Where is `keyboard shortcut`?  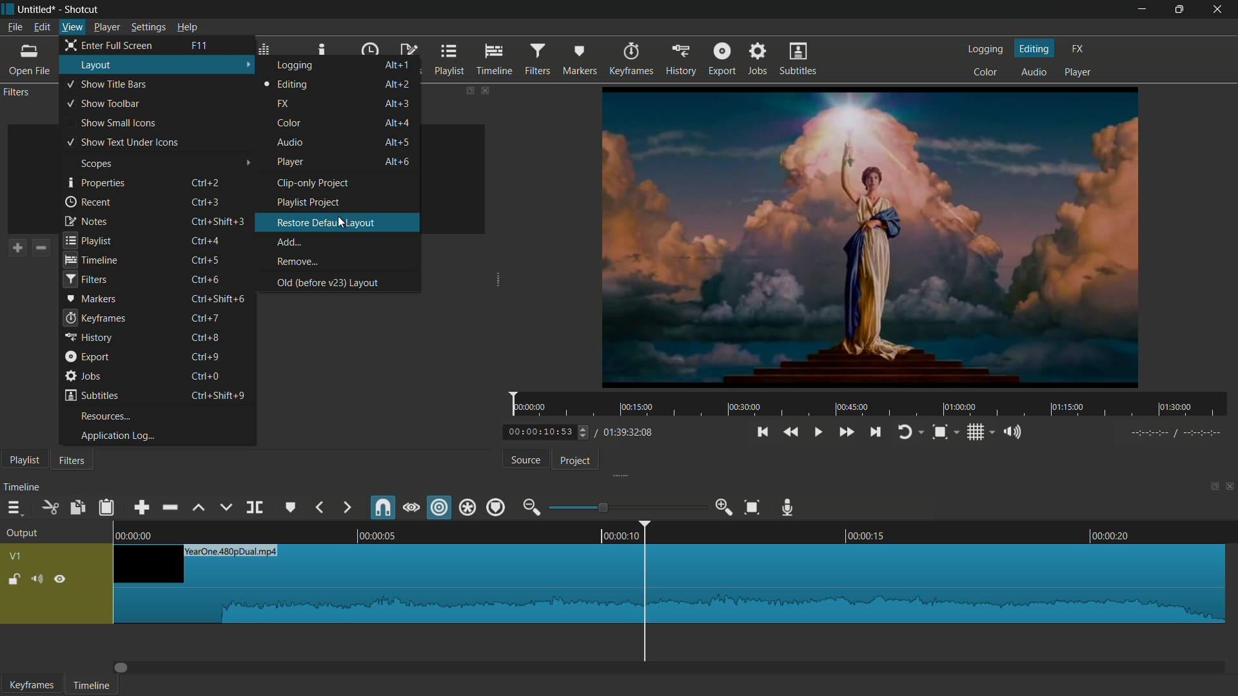
keyboard shortcut is located at coordinates (220, 220).